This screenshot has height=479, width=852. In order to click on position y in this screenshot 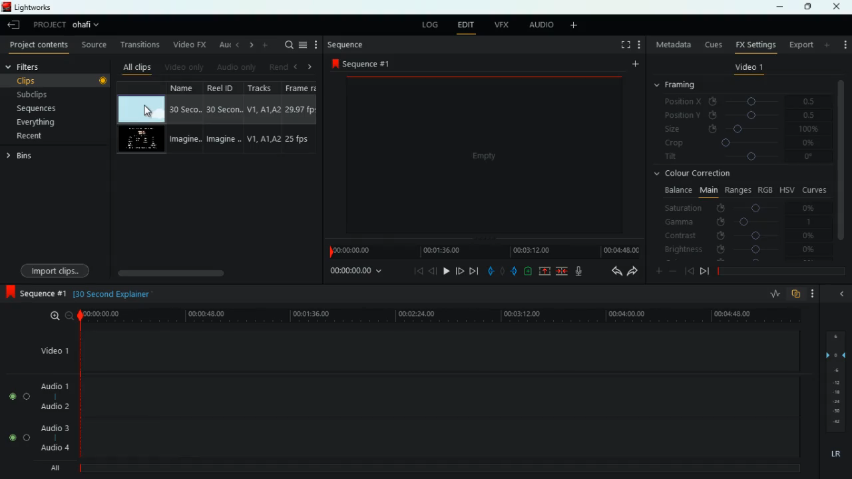, I will do `click(744, 114)`.